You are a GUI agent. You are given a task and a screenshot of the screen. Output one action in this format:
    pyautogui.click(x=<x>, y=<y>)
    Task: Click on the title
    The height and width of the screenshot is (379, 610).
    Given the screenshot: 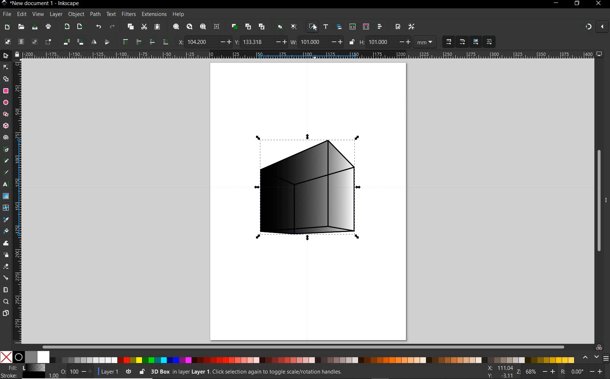 What is the action you would take?
    pyautogui.click(x=46, y=4)
    